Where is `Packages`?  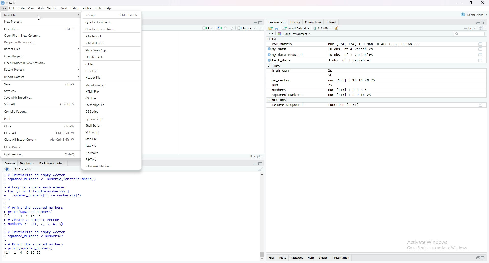 Packages is located at coordinates (298, 258).